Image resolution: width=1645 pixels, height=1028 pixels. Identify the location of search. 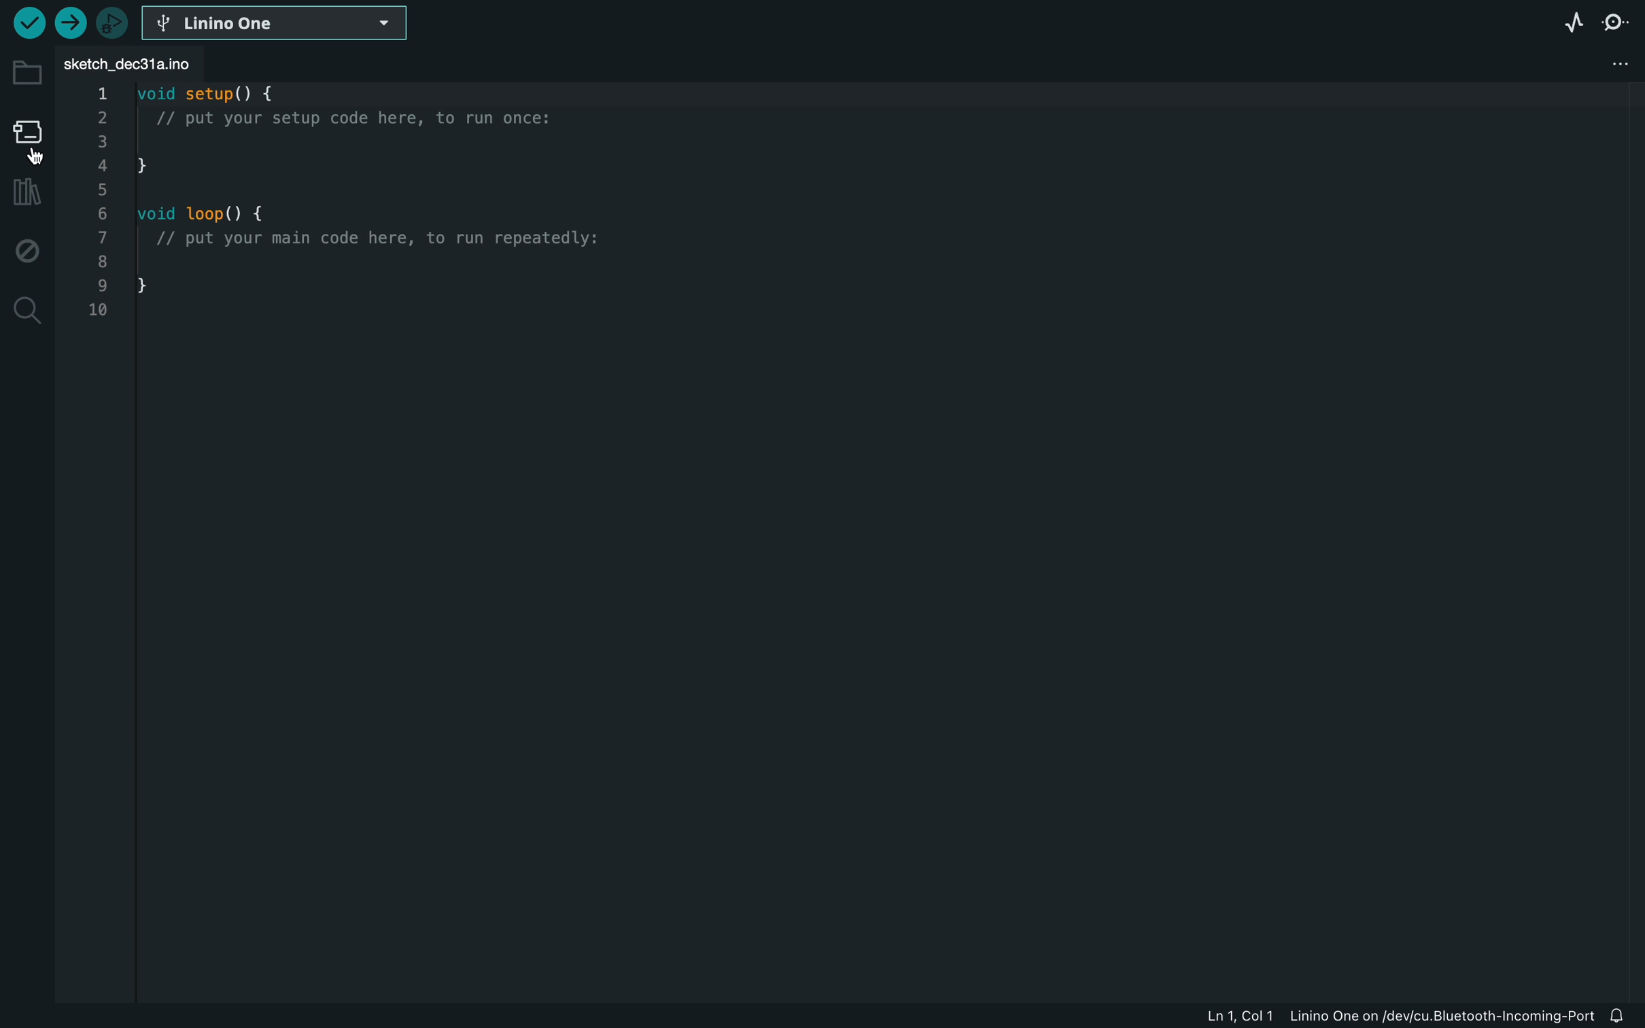
(25, 311).